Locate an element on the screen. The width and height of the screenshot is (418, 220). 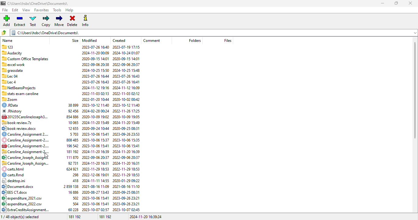
folder name is located at coordinates (38, 3).